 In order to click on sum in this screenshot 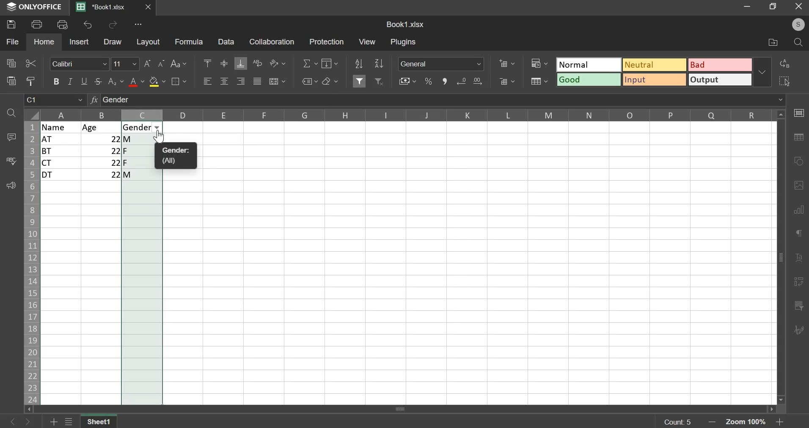, I will do `click(311, 63)`.